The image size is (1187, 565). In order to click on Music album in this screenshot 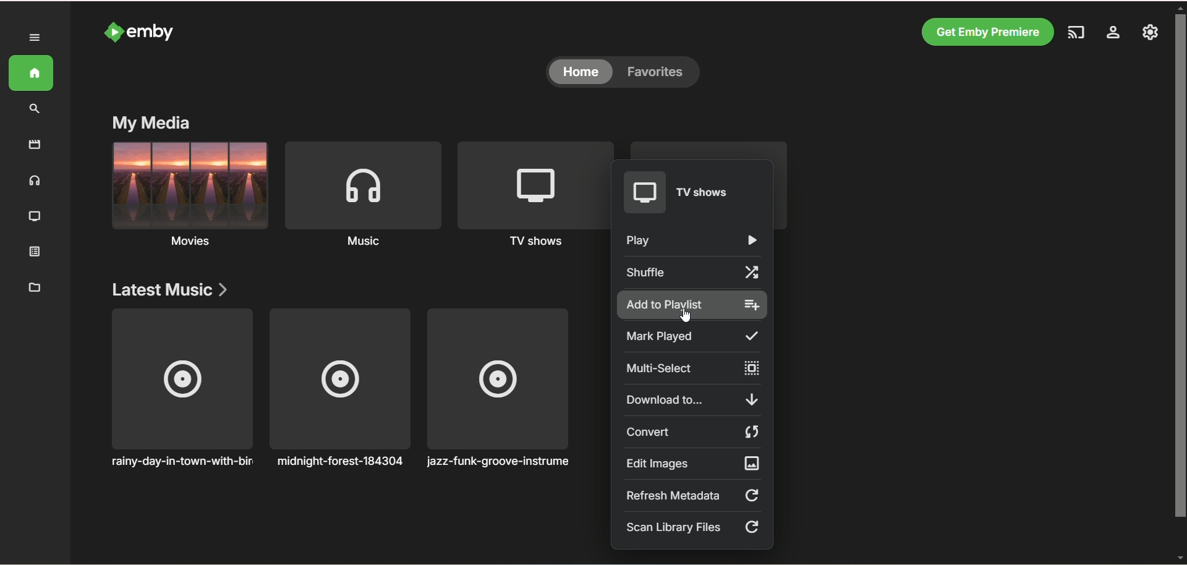, I will do `click(340, 388)`.